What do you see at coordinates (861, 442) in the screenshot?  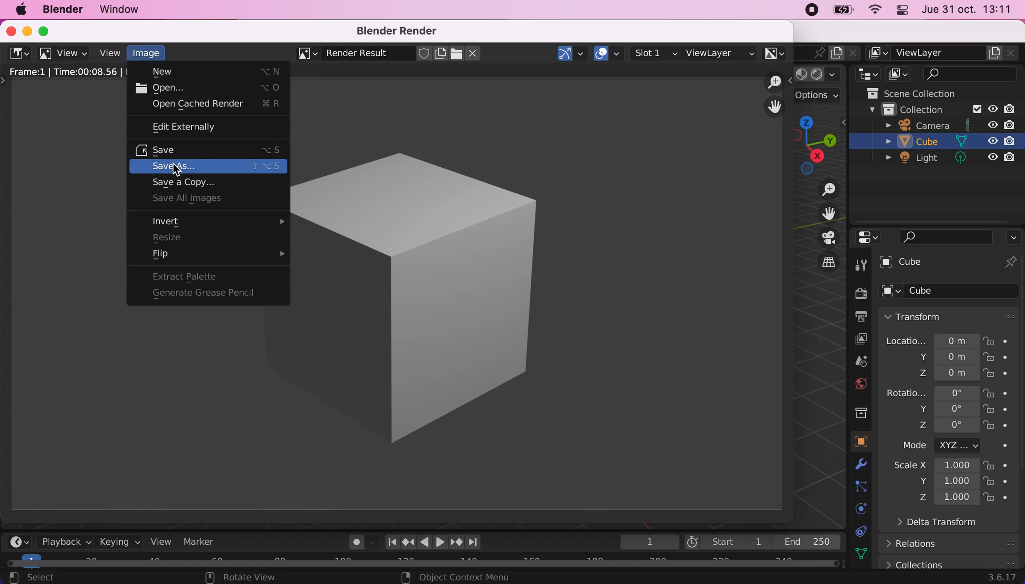 I see `object` at bounding box center [861, 442].